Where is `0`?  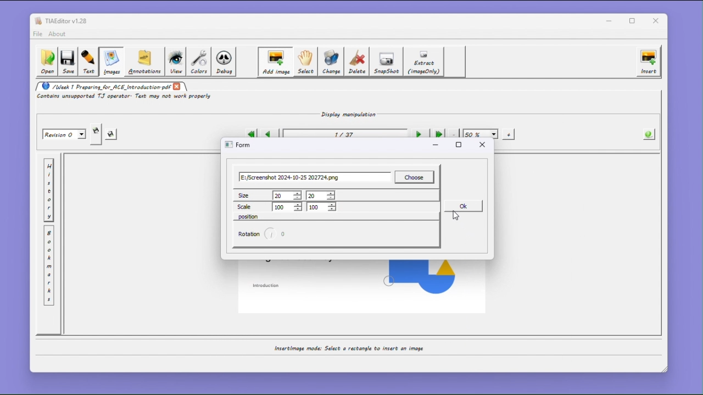
0 is located at coordinates (283, 234).